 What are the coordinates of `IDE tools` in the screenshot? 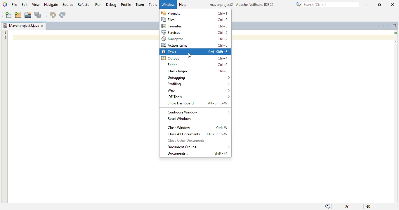 It's located at (199, 97).